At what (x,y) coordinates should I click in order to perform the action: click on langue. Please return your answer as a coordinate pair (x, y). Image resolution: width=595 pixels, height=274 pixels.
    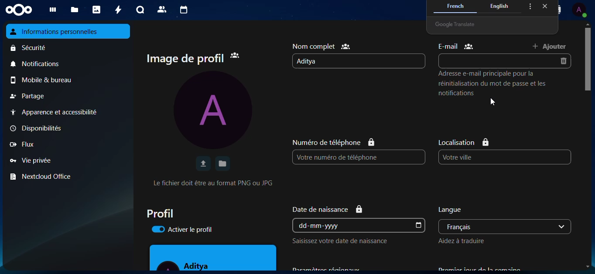
    Looking at the image, I should click on (463, 209).